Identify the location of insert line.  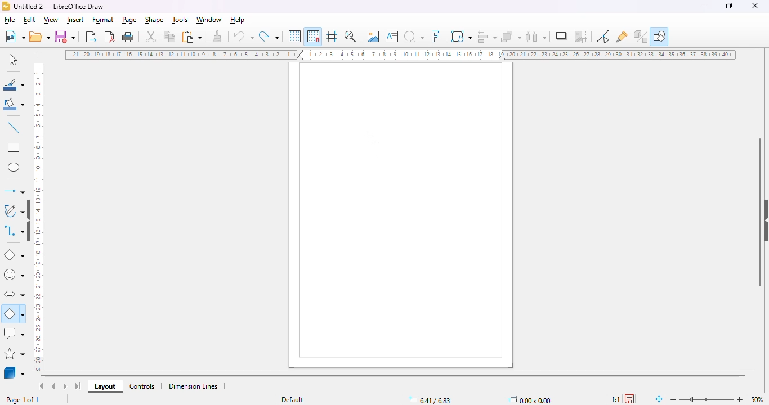
(14, 128).